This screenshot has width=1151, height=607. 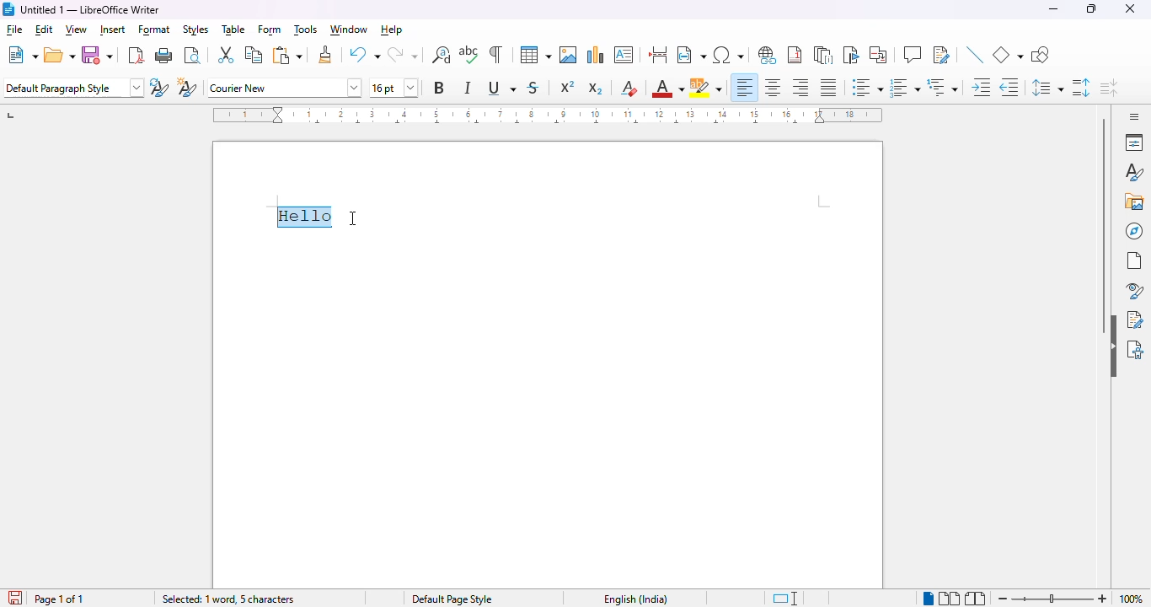 What do you see at coordinates (164, 56) in the screenshot?
I see `print` at bounding box center [164, 56].